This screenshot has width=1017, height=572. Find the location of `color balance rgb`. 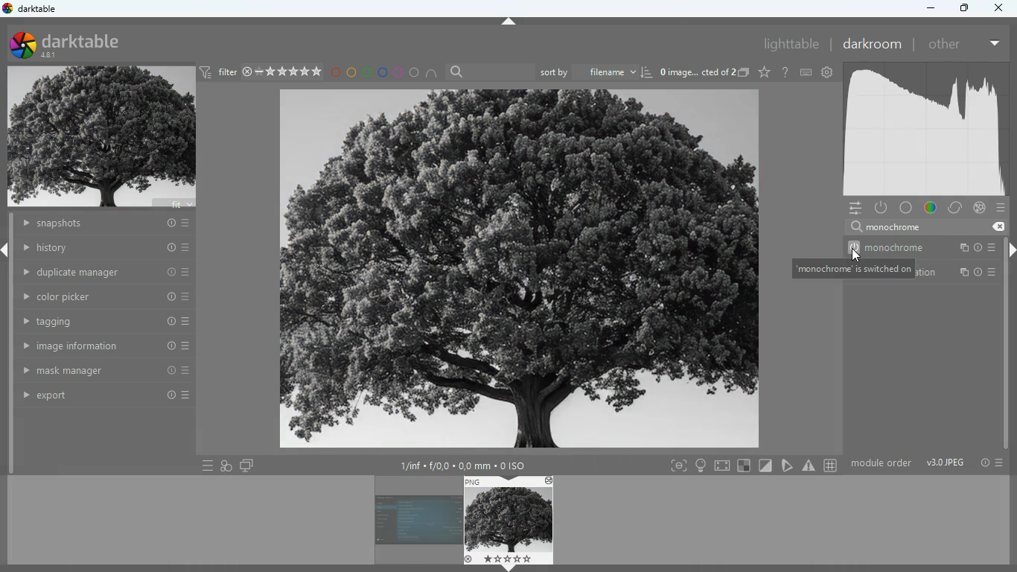

color balance rgb is located at coordinates (962, 271).